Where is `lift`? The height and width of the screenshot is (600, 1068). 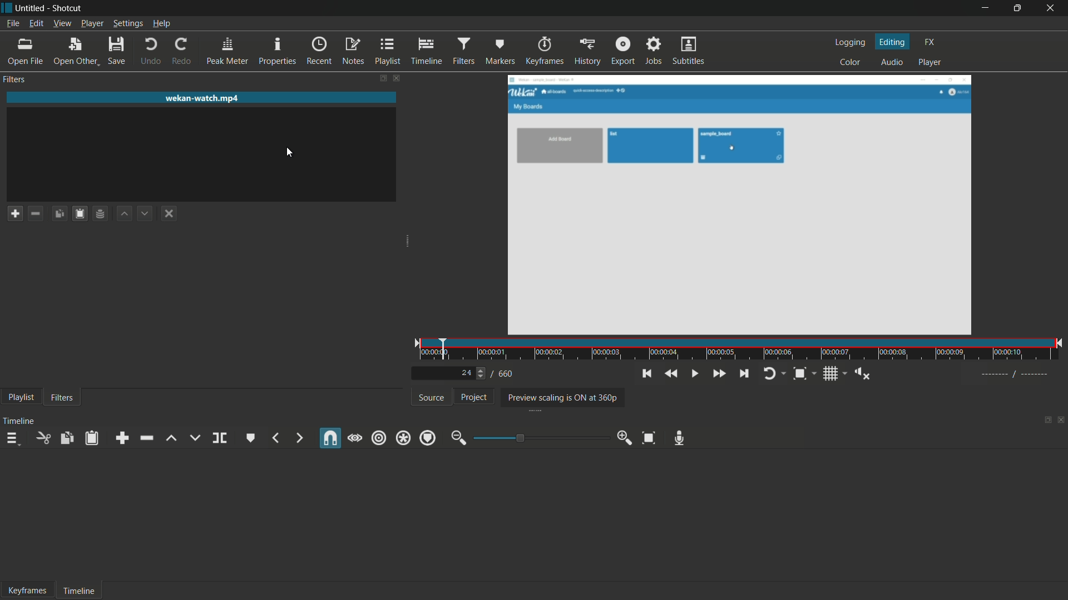
lift is located at coordinates (171, 438).